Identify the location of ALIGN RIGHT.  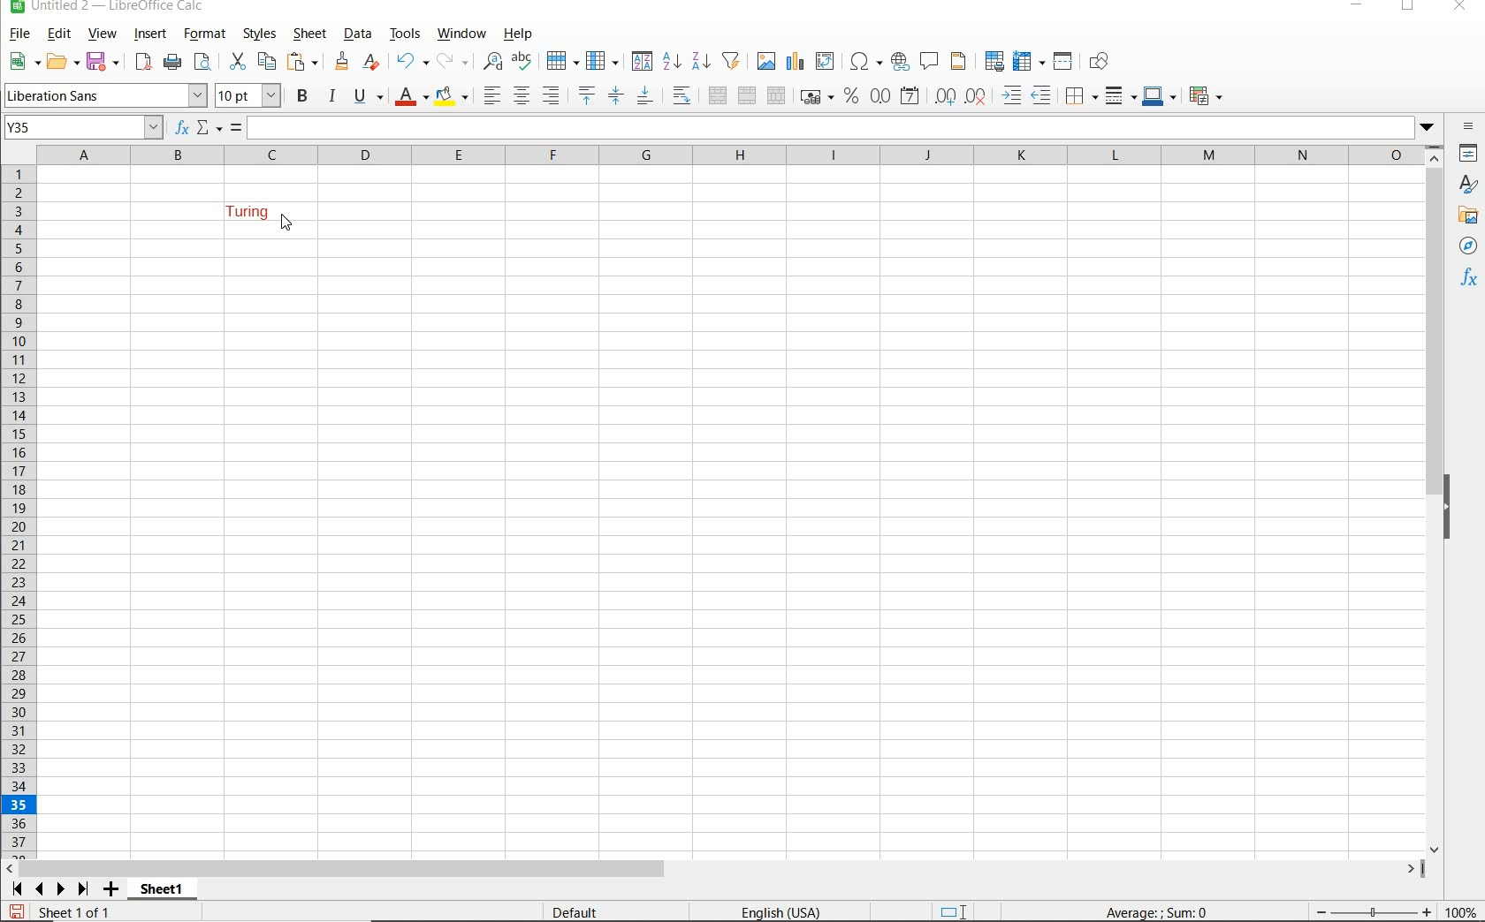
(551, 97).